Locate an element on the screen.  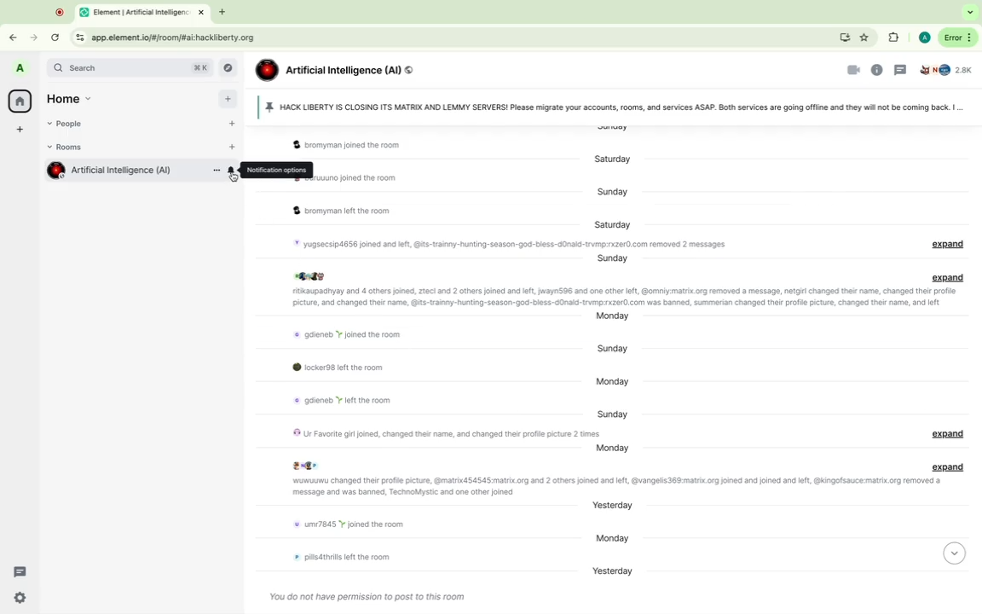
Tabs is located at coordinates (131, 13).